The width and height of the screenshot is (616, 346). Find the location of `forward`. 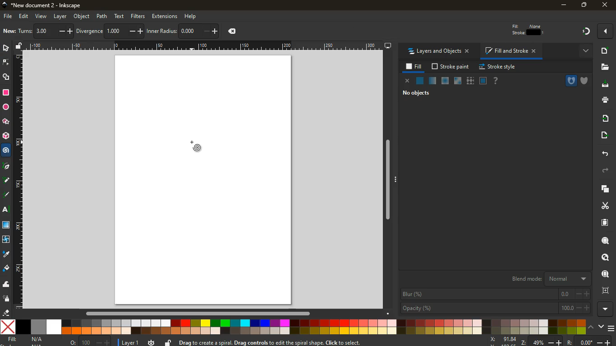

forward is located at coordinates (607, 171).